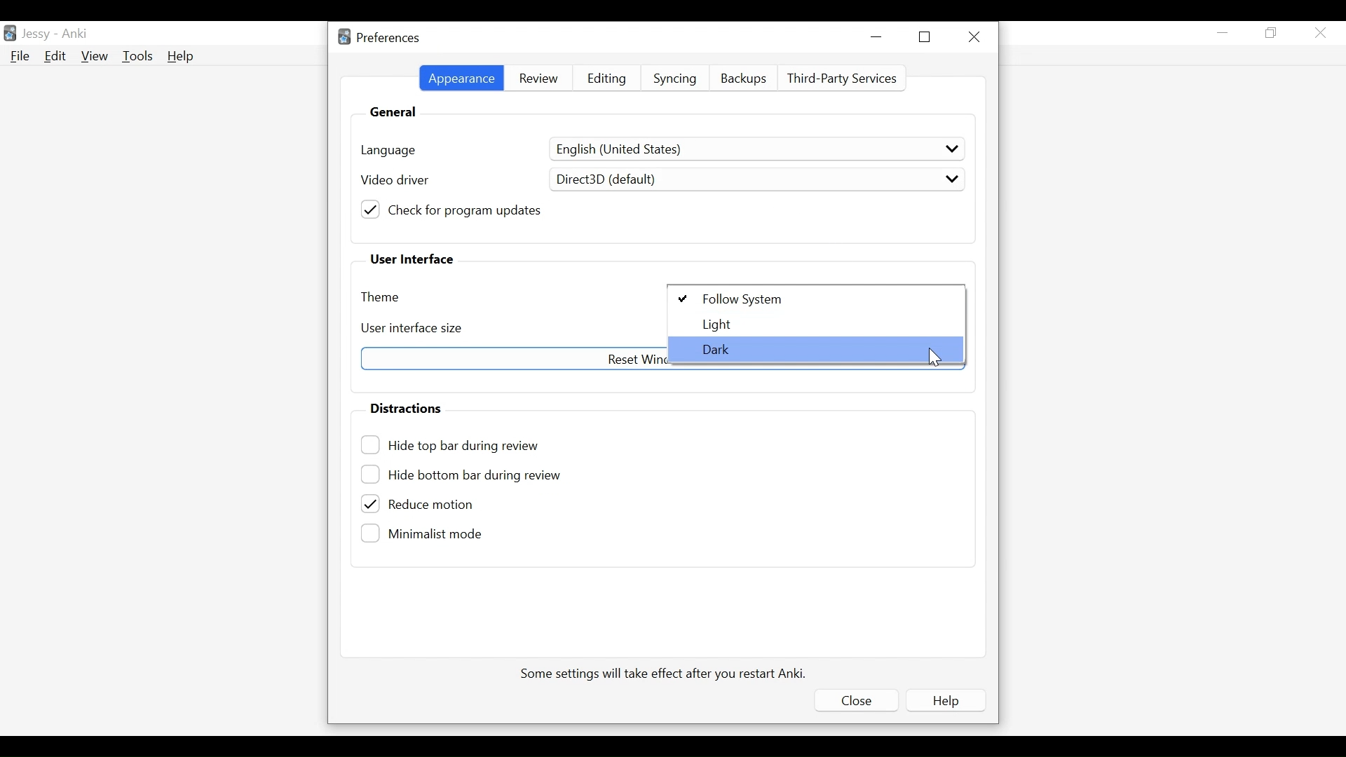 Image resolution: width=1346 pixels, height=757 pixels. I want to click on Theme, so click(384, 297).